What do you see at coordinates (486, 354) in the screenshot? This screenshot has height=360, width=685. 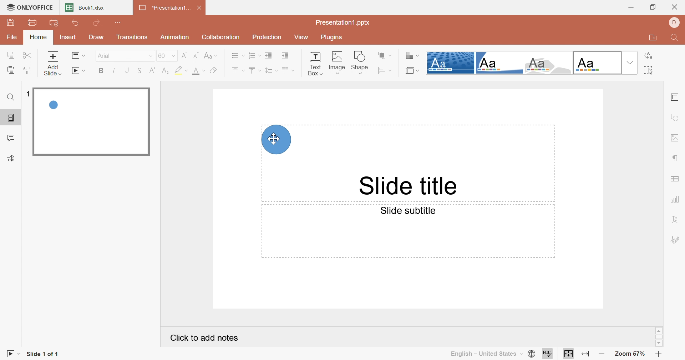 I see `English - United States` at bounding box center [486, 354].